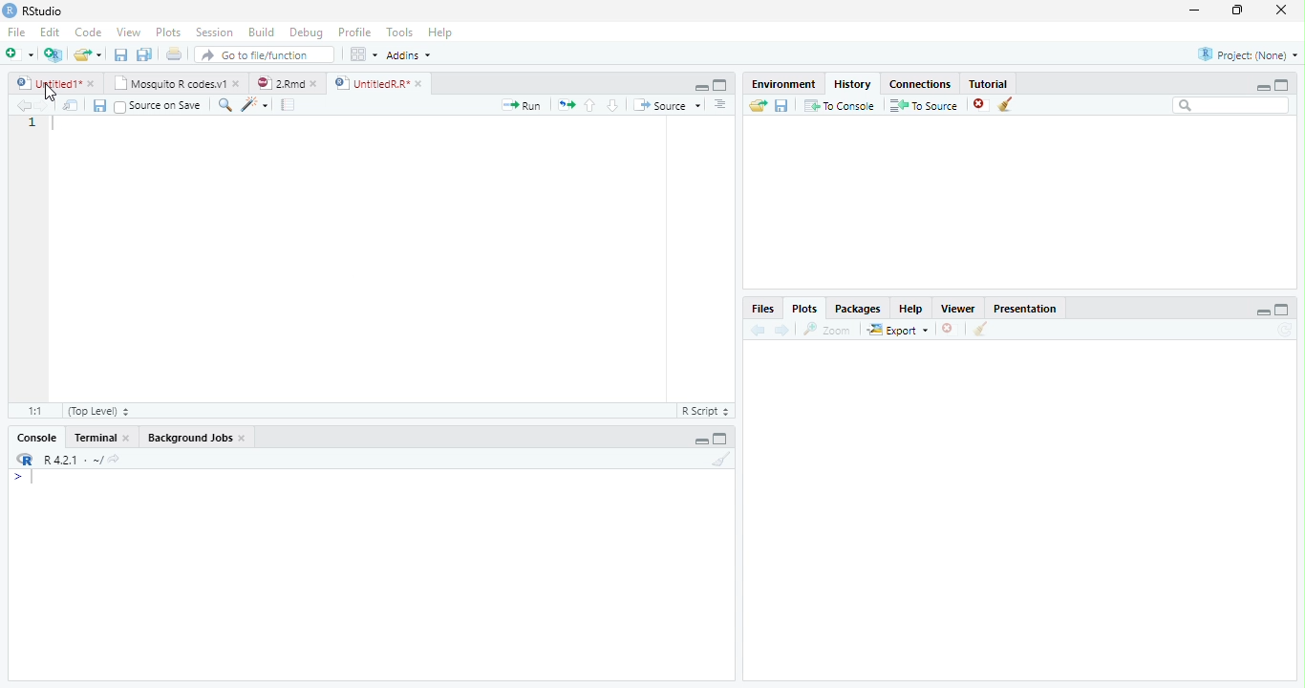 This screenshot has height=688, width=1305. I want to click on ' RStudio, so click(32, 11).